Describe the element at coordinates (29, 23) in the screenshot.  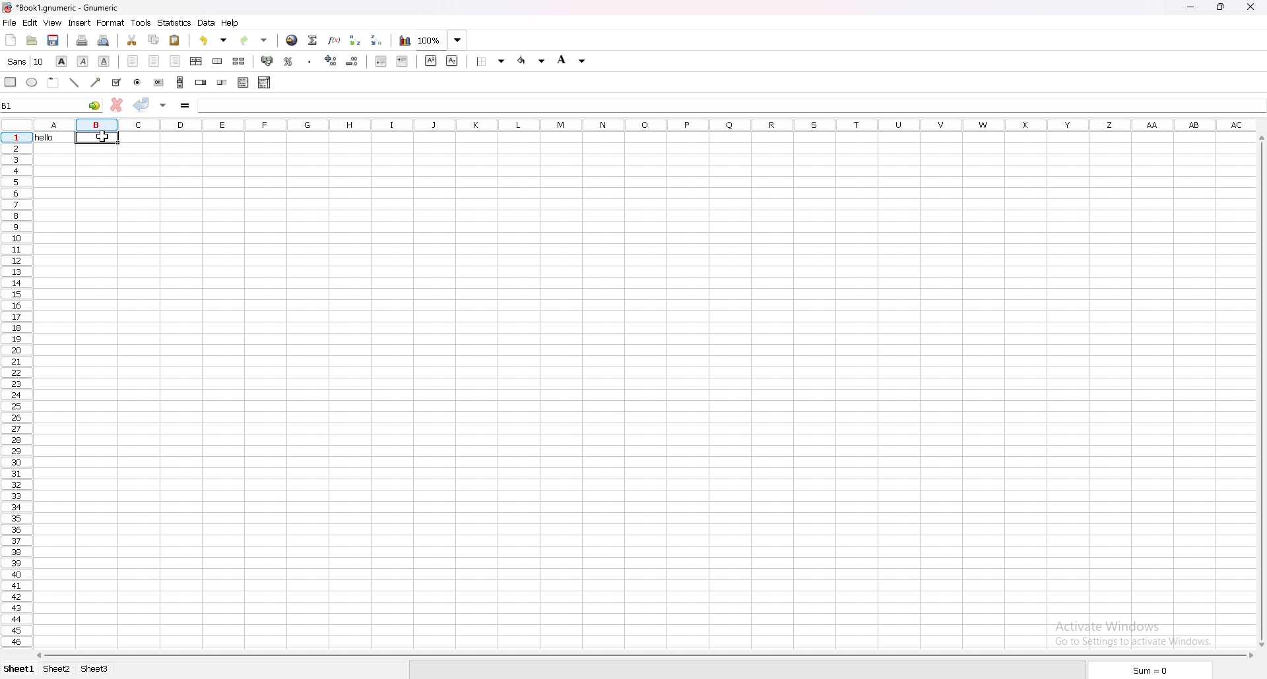
I see `edit` at that location.